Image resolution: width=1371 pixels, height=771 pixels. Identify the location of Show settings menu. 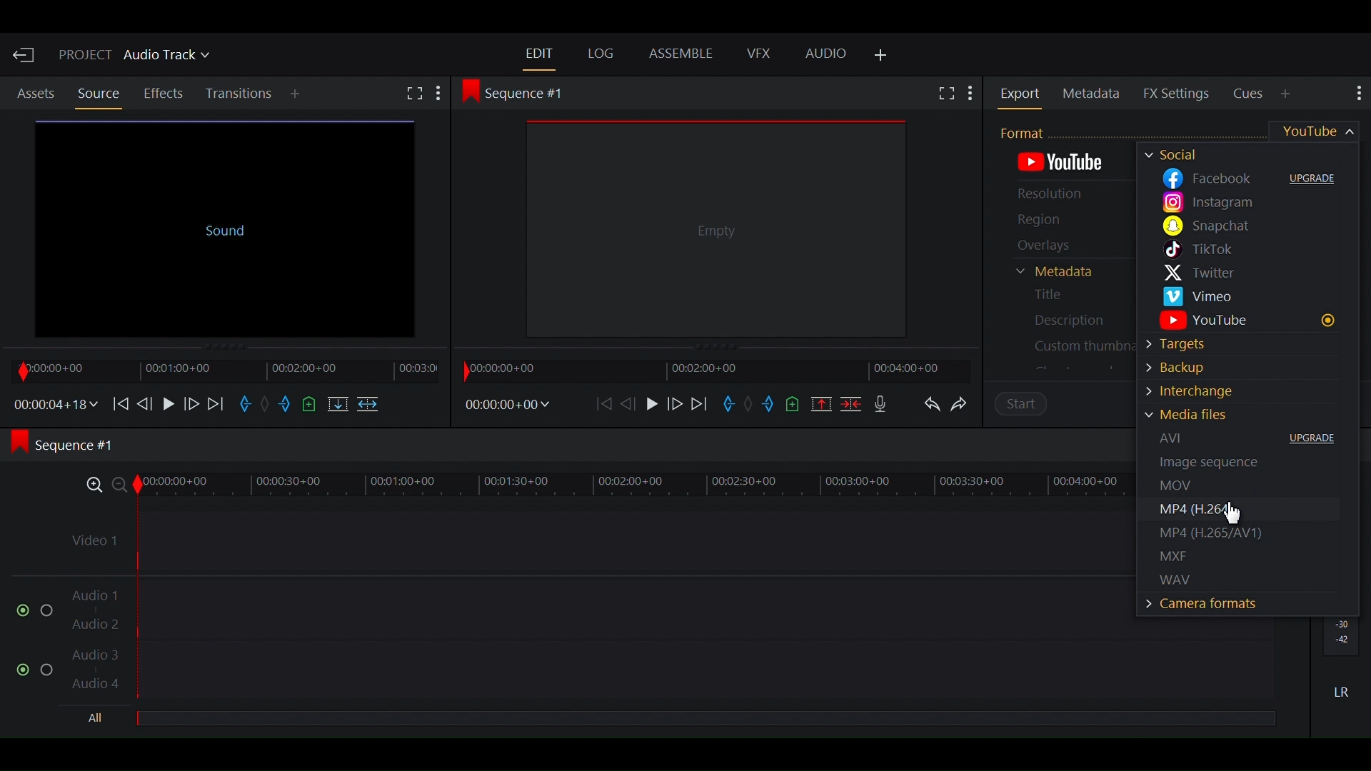
(1356, 94).